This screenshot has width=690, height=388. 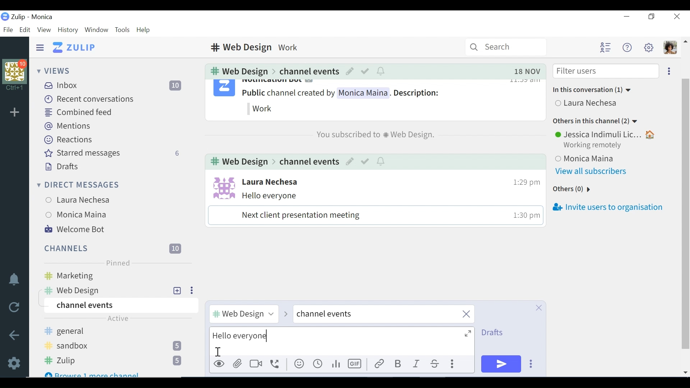 I want to click on Add video call, so click(x=256, y=364).